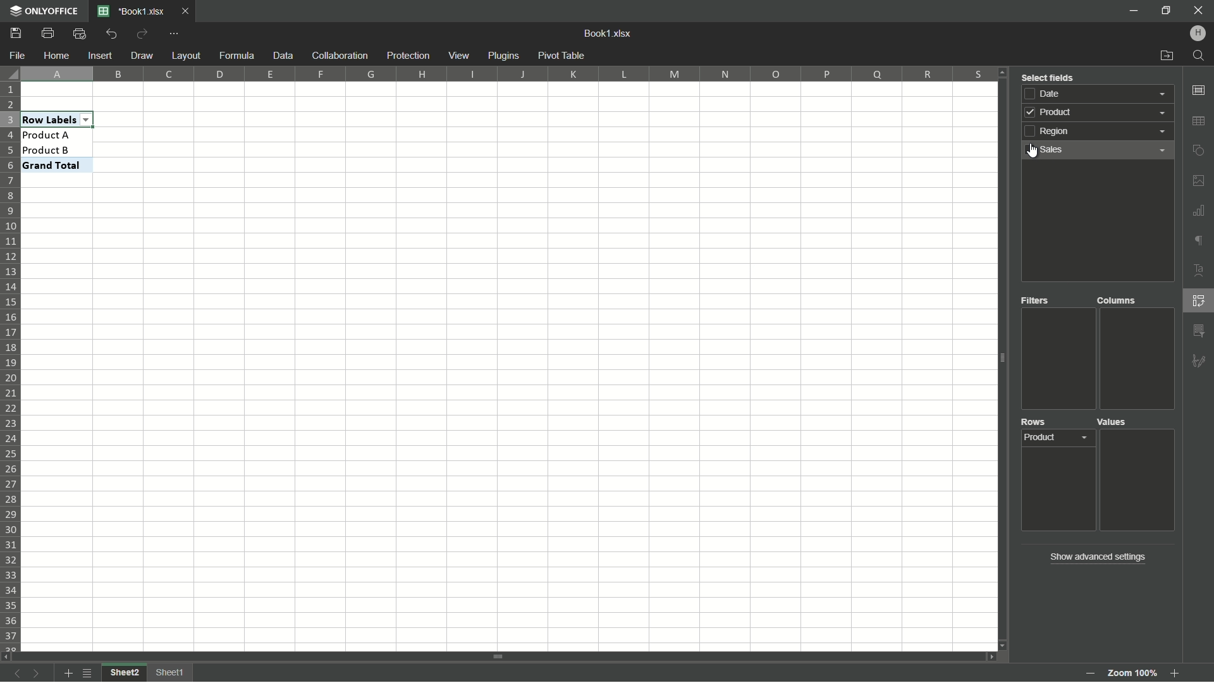 The image size is (1214, 683). What do you see at coordinates (1048, 76) in the screenshot?
I see `Select fields` at bounding box center [1048, 76].